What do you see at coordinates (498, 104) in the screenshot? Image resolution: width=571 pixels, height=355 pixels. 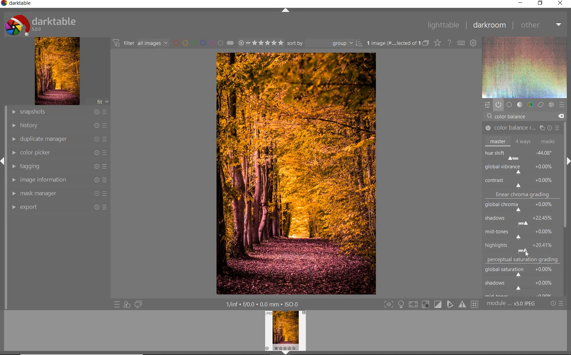 I see `show only active module` at bounding box center [498, 104].